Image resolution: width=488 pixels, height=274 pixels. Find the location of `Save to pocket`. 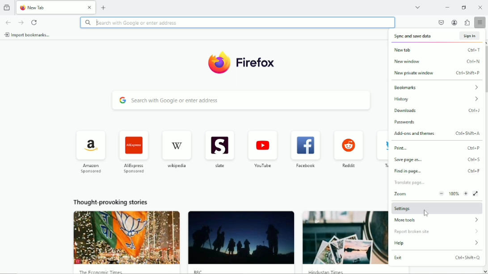

Save to pocket is located at coordinates (441, 22).